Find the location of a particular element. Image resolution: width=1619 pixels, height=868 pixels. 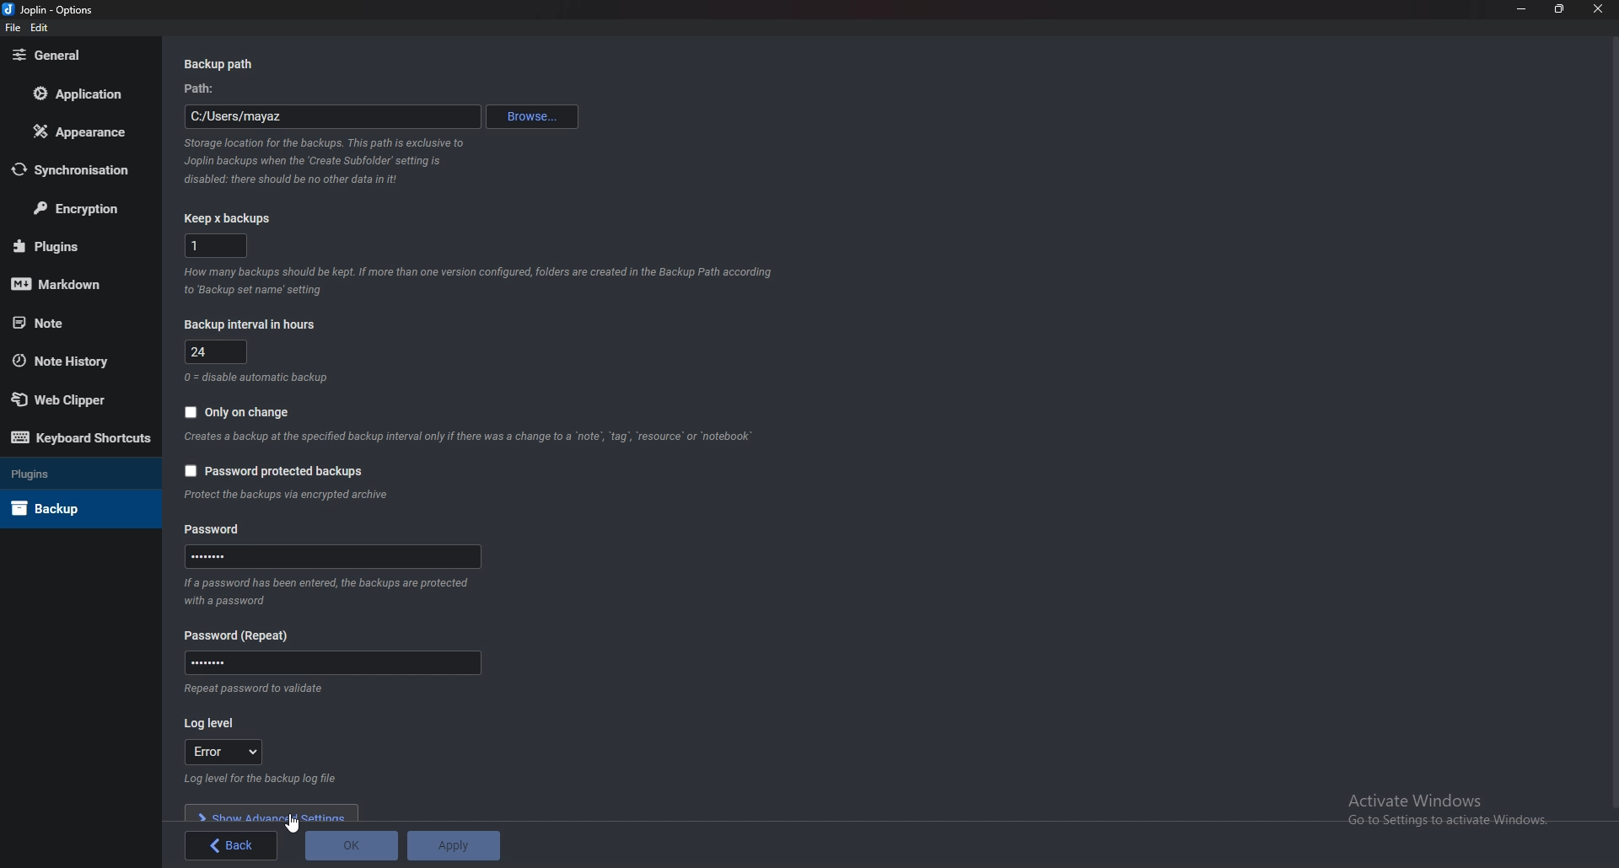

Show advanced settings is located at coordinates (272, 813).